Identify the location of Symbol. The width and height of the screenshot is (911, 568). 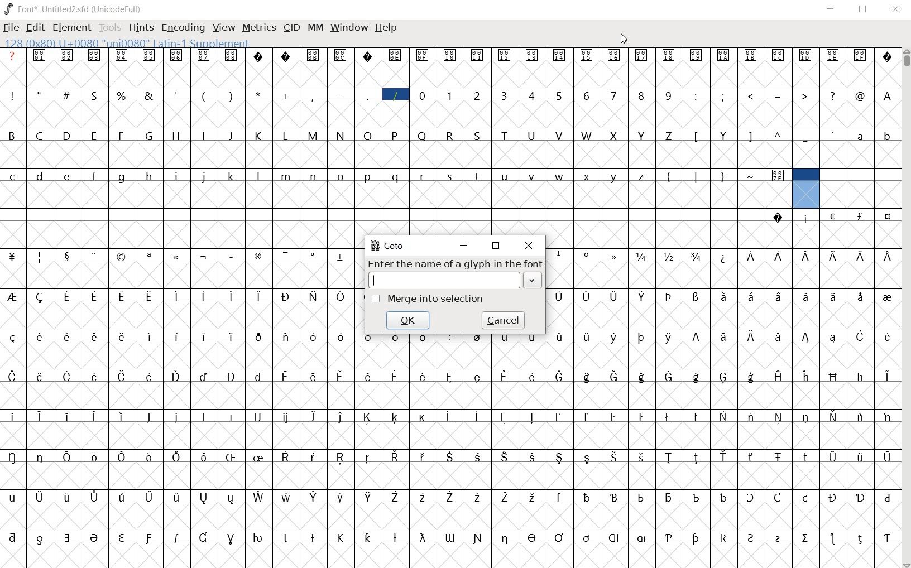
(860, 54).